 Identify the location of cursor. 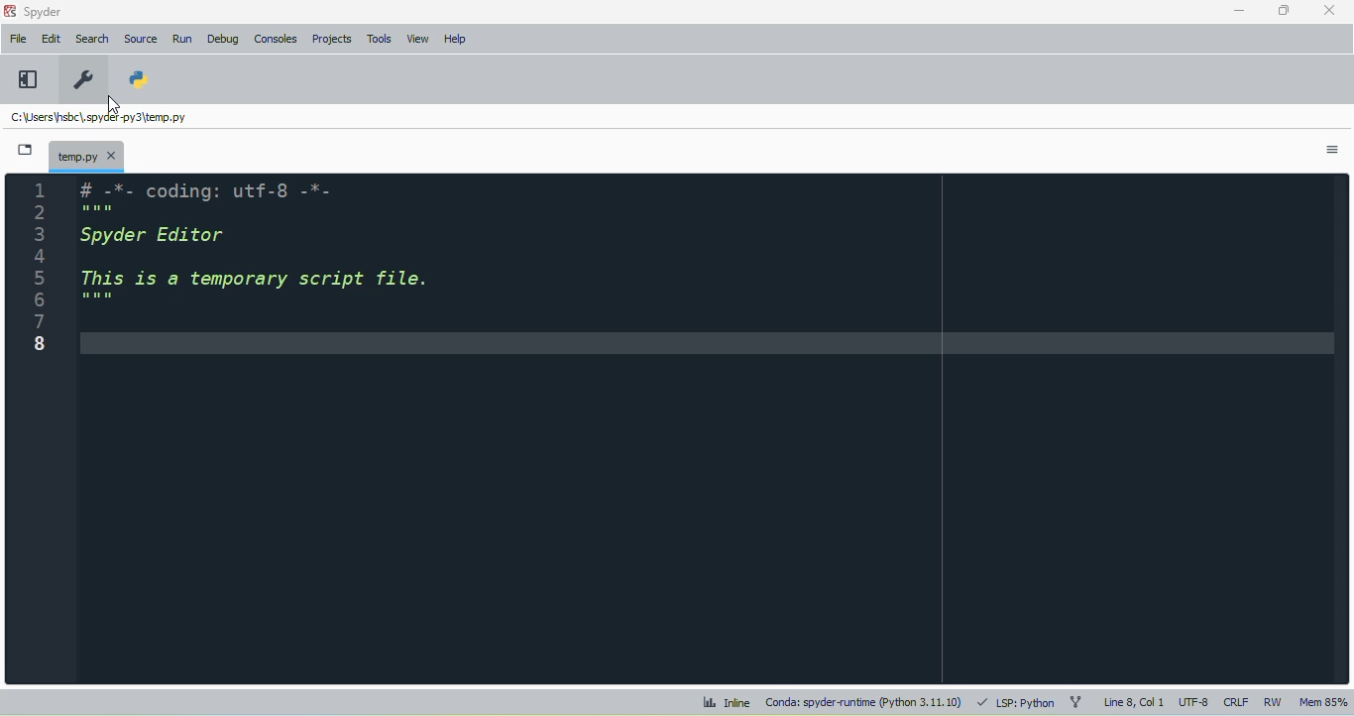
(114, 104).